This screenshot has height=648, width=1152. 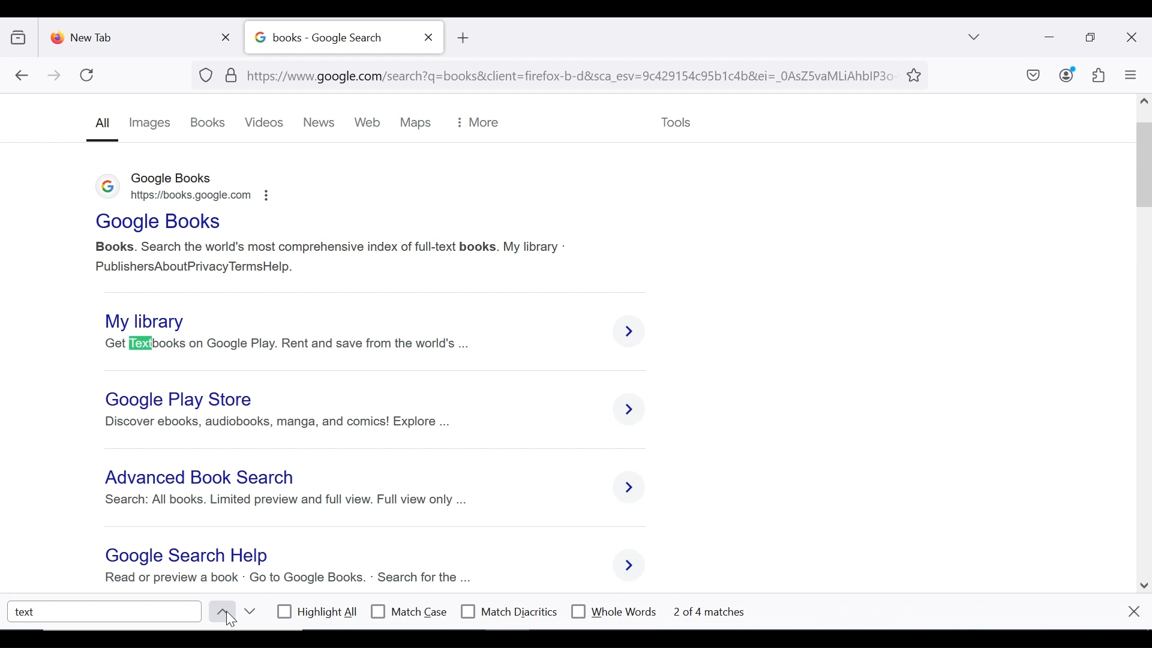 I want to click on highlight all, so click(x=318, y=613).